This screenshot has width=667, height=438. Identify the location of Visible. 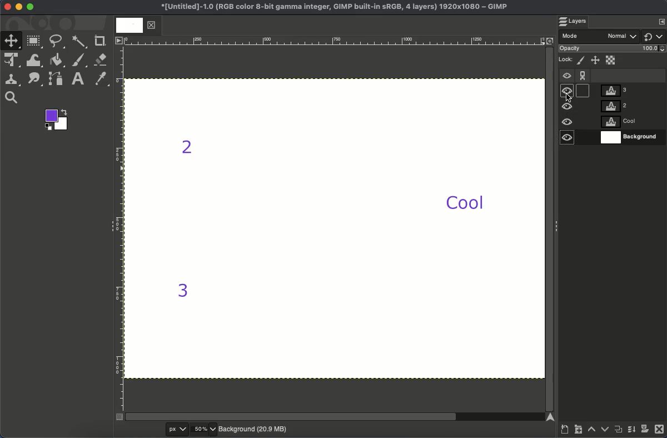
(568, 107).